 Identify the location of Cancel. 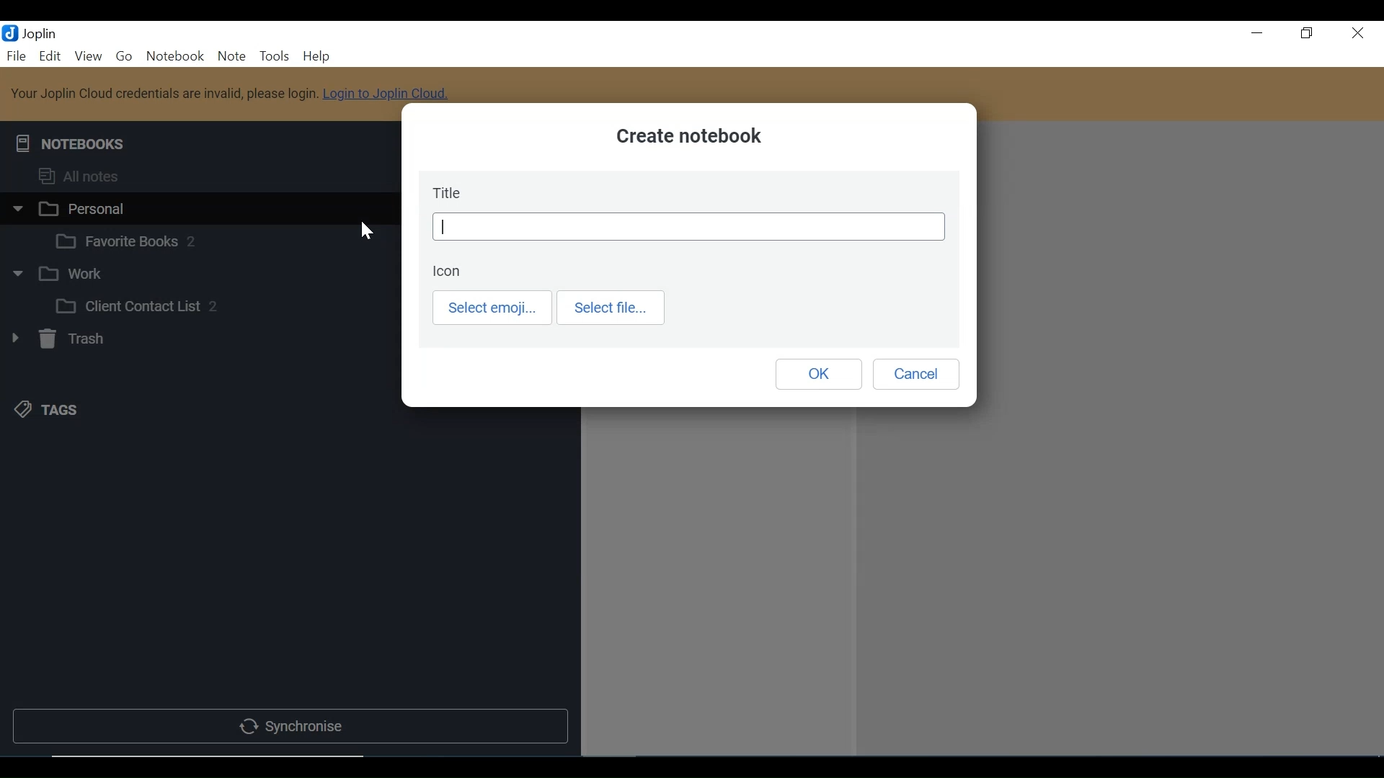
(913, 375).